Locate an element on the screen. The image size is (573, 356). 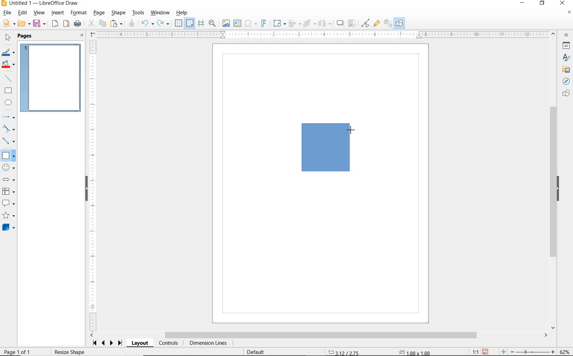
3D SHAPES is located at coordinates (9, 227).